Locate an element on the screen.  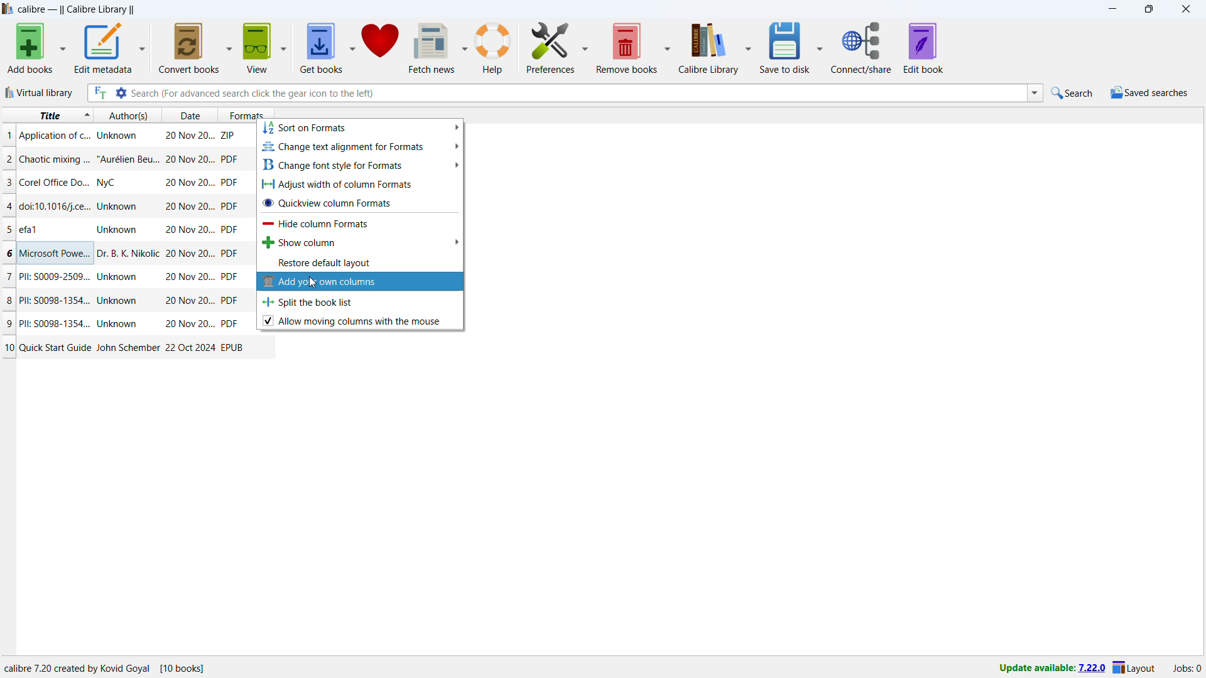
sort by title is located at coordinates (48, 116).